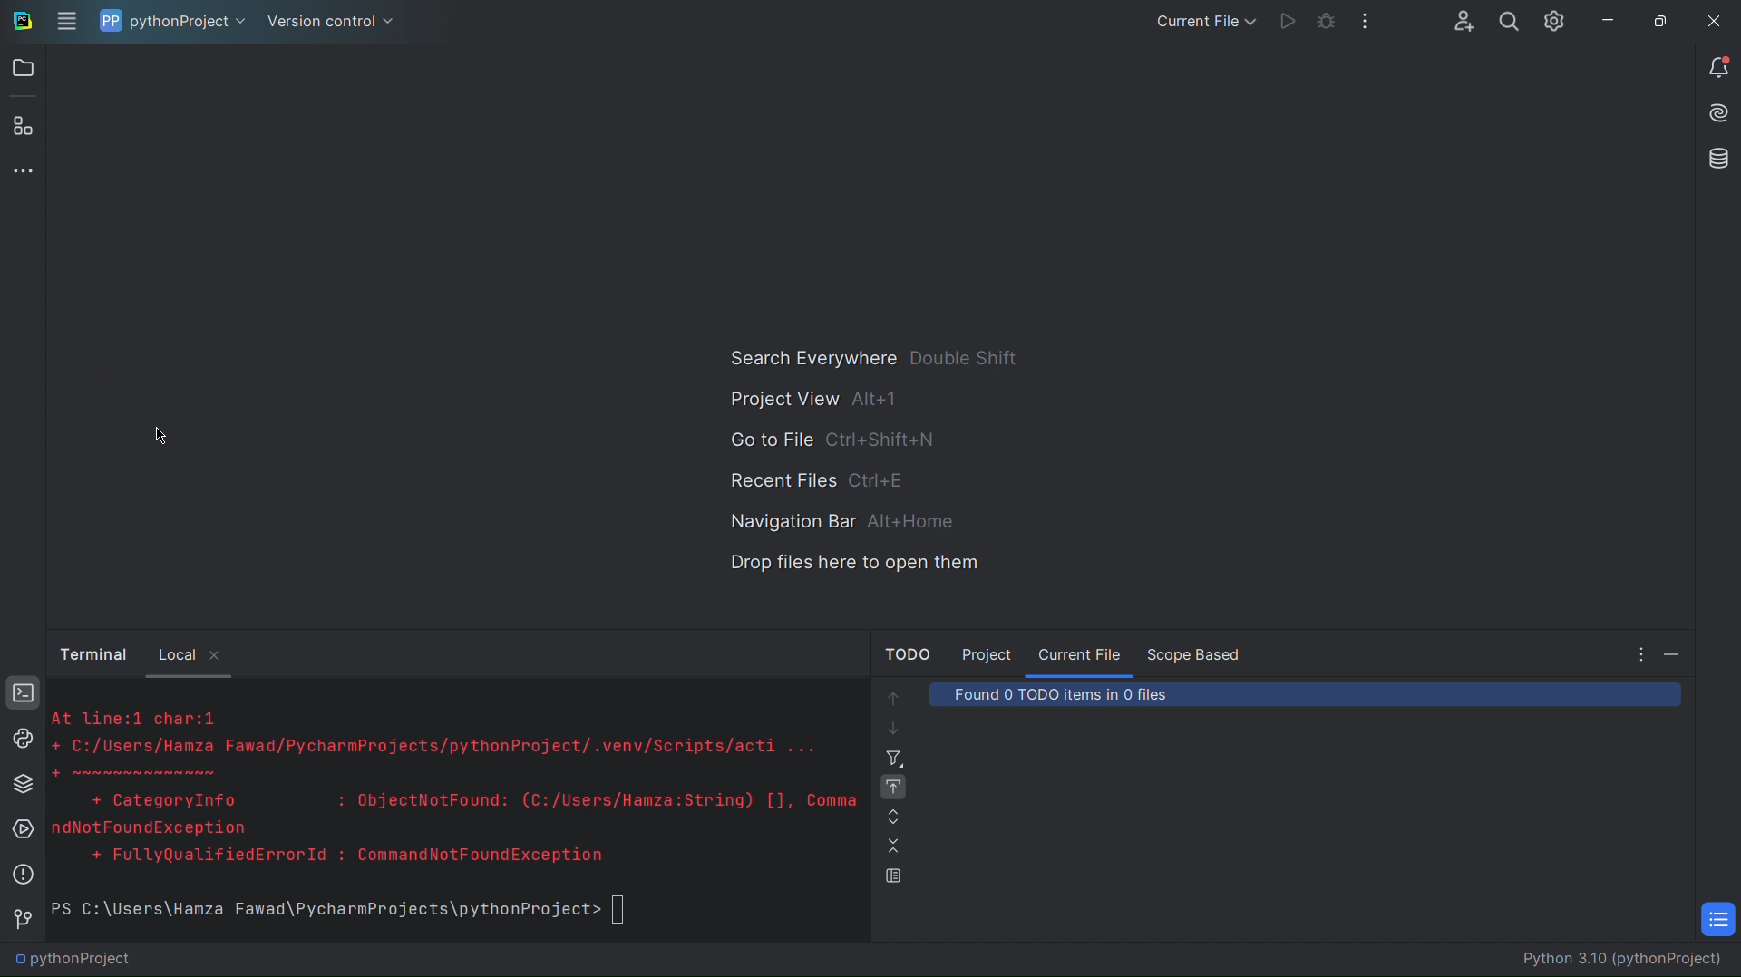  Describe the element at coordinates (1716, 18) in the screenshot. I see `Close` at that location.